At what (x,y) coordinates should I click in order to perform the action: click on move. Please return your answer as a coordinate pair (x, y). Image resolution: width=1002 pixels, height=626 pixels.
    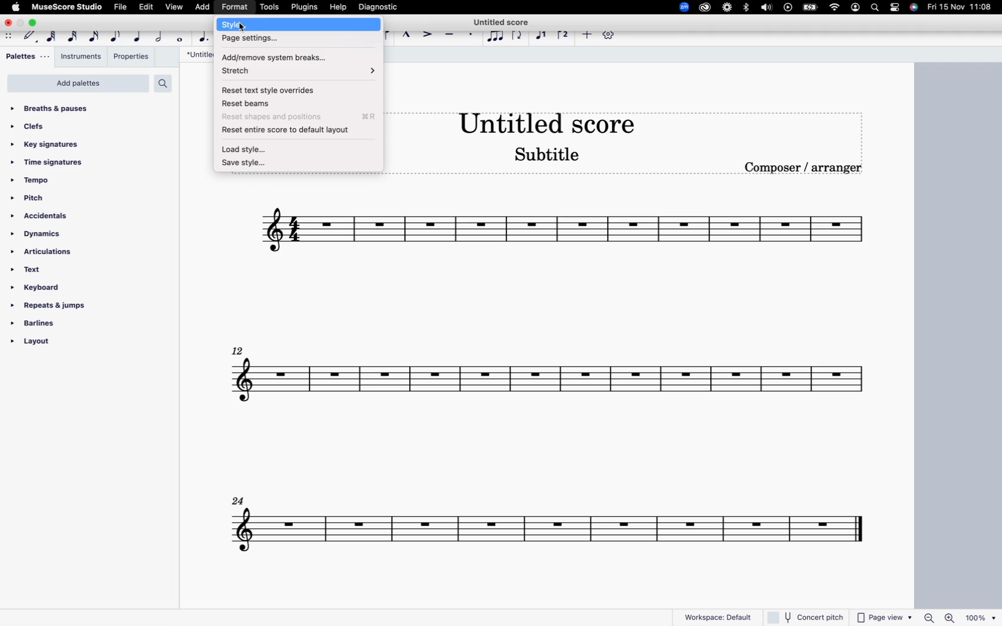
    Looking at the image, I should click on (9, 37).